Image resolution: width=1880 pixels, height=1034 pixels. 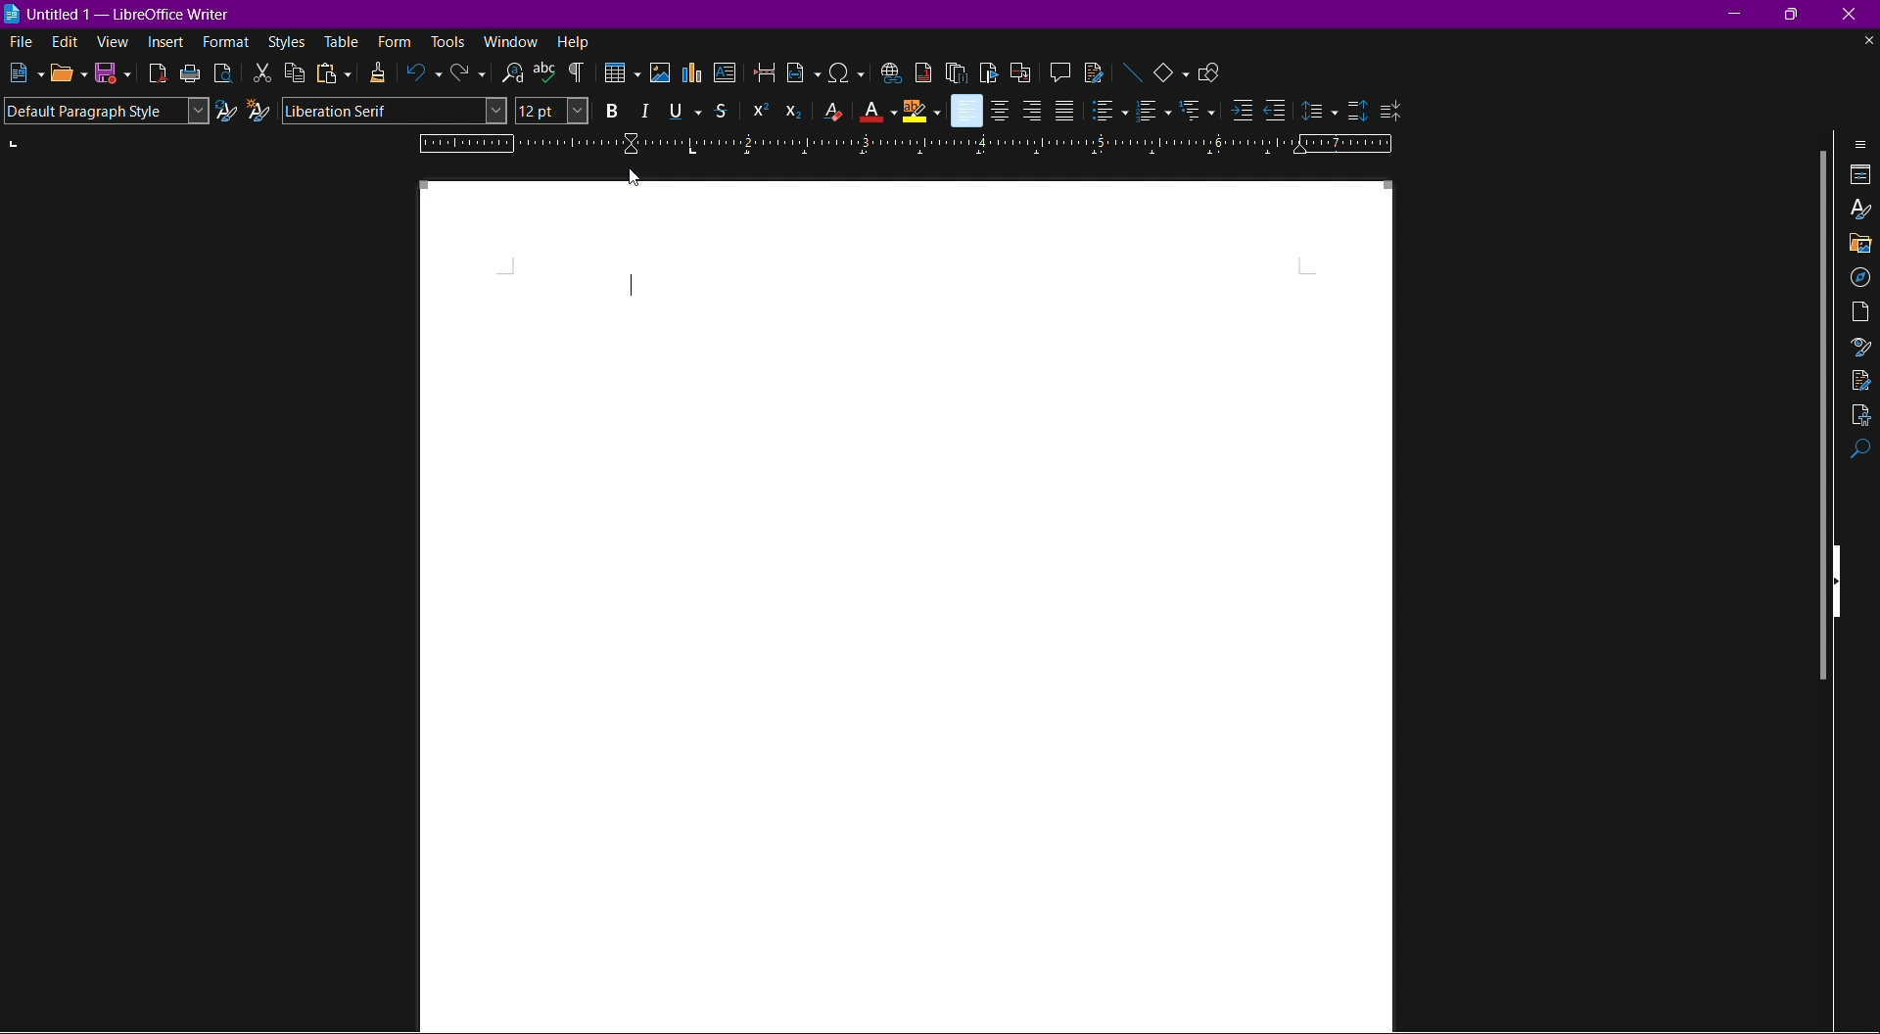 I want to click on Justified, so click(x=1064, y=111).